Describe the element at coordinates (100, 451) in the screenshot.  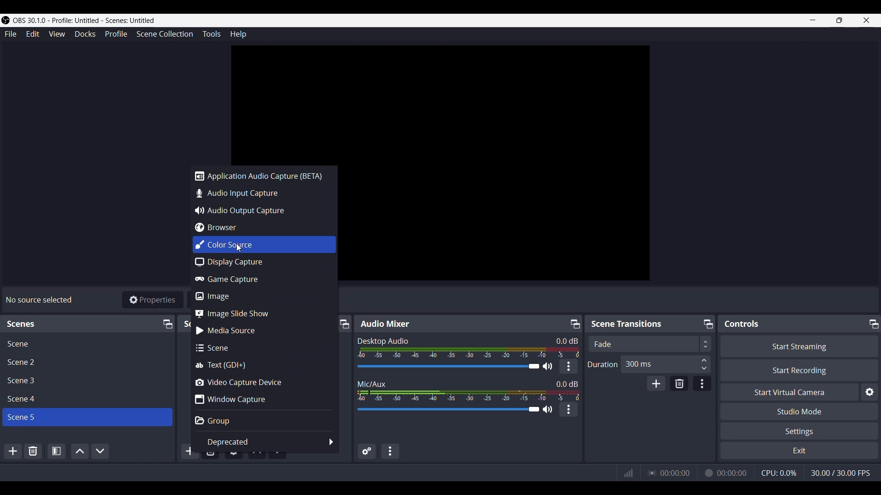
I see `Move Scene Down` at that location.